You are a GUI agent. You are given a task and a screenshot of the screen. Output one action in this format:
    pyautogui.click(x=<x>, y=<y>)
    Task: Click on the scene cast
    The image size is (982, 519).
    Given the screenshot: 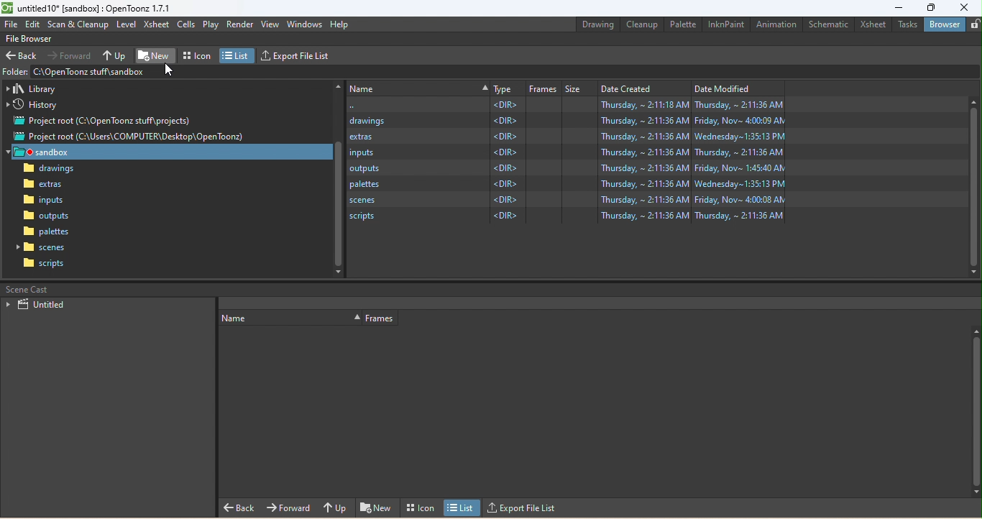 What is the action you would take?
    pyautogui.click(x=26, y=289)
    